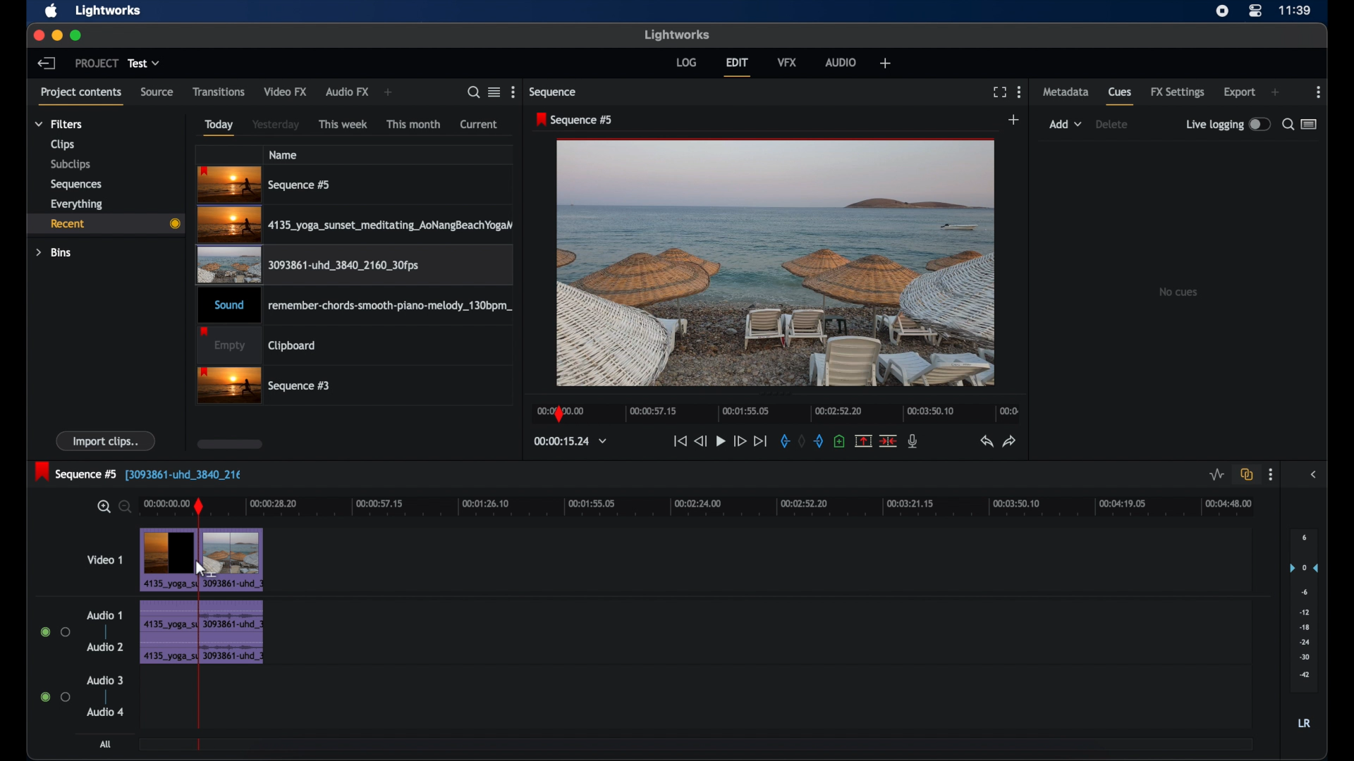 This screenshot has width=1354, height=761. Describe the element at coordinates (1319, 92) in the screenshot. I see `moreoptions` at that location.